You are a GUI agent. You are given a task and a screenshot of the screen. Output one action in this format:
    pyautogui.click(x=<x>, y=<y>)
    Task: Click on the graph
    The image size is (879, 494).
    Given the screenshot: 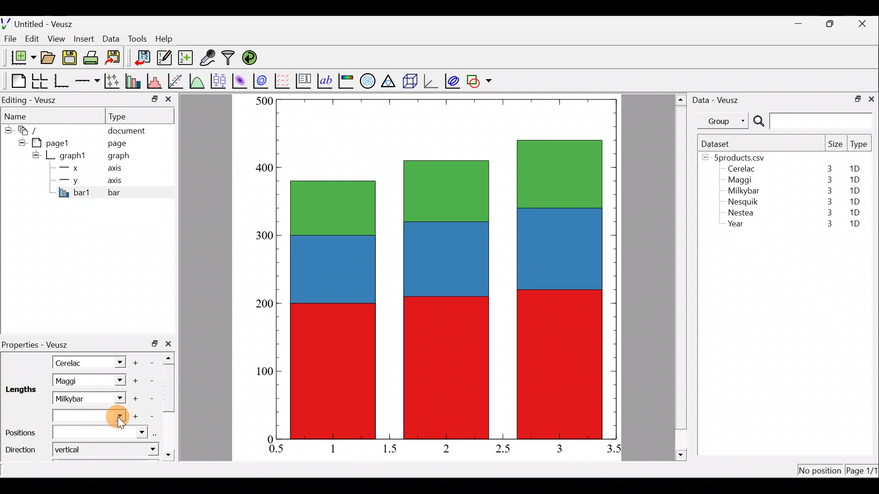 What is the action you would take?
    pyautogui.click(x=119, y=157)
    